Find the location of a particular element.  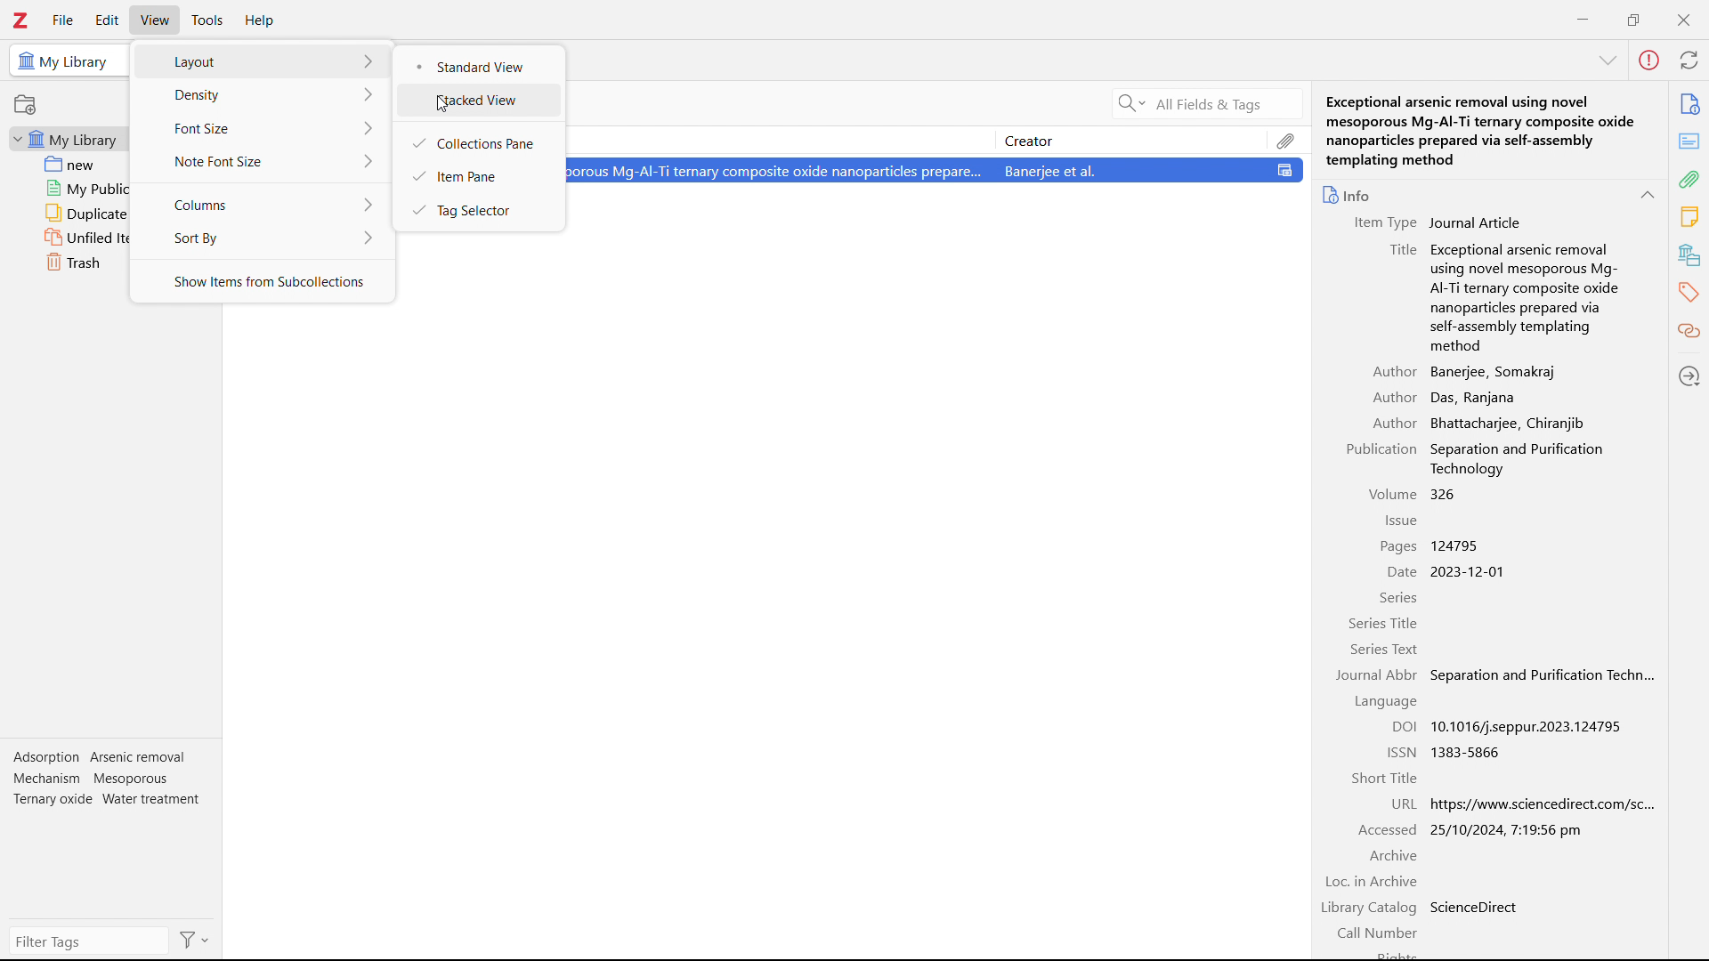

Journal Abbr is located at coordinates (1377, 675).